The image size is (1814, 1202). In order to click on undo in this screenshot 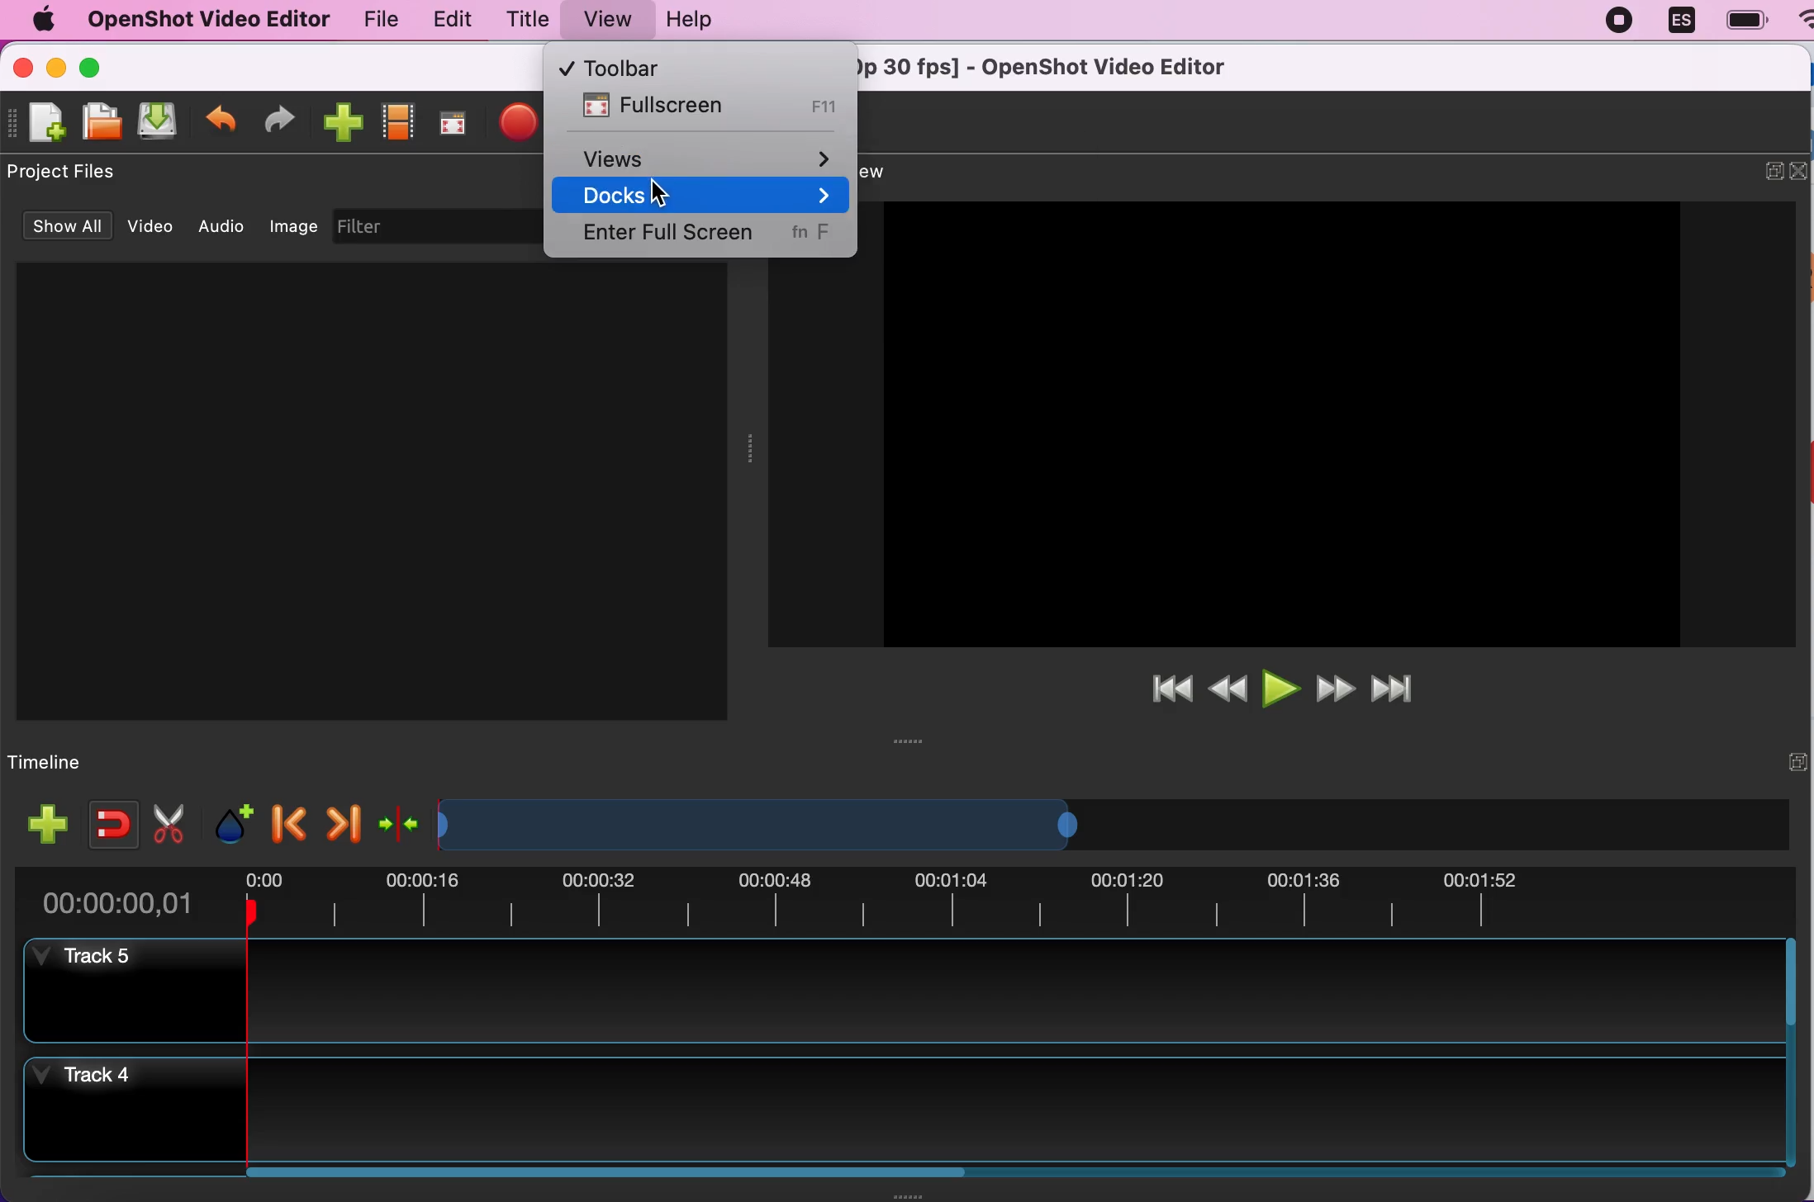, I will do `click(221, 115)`.